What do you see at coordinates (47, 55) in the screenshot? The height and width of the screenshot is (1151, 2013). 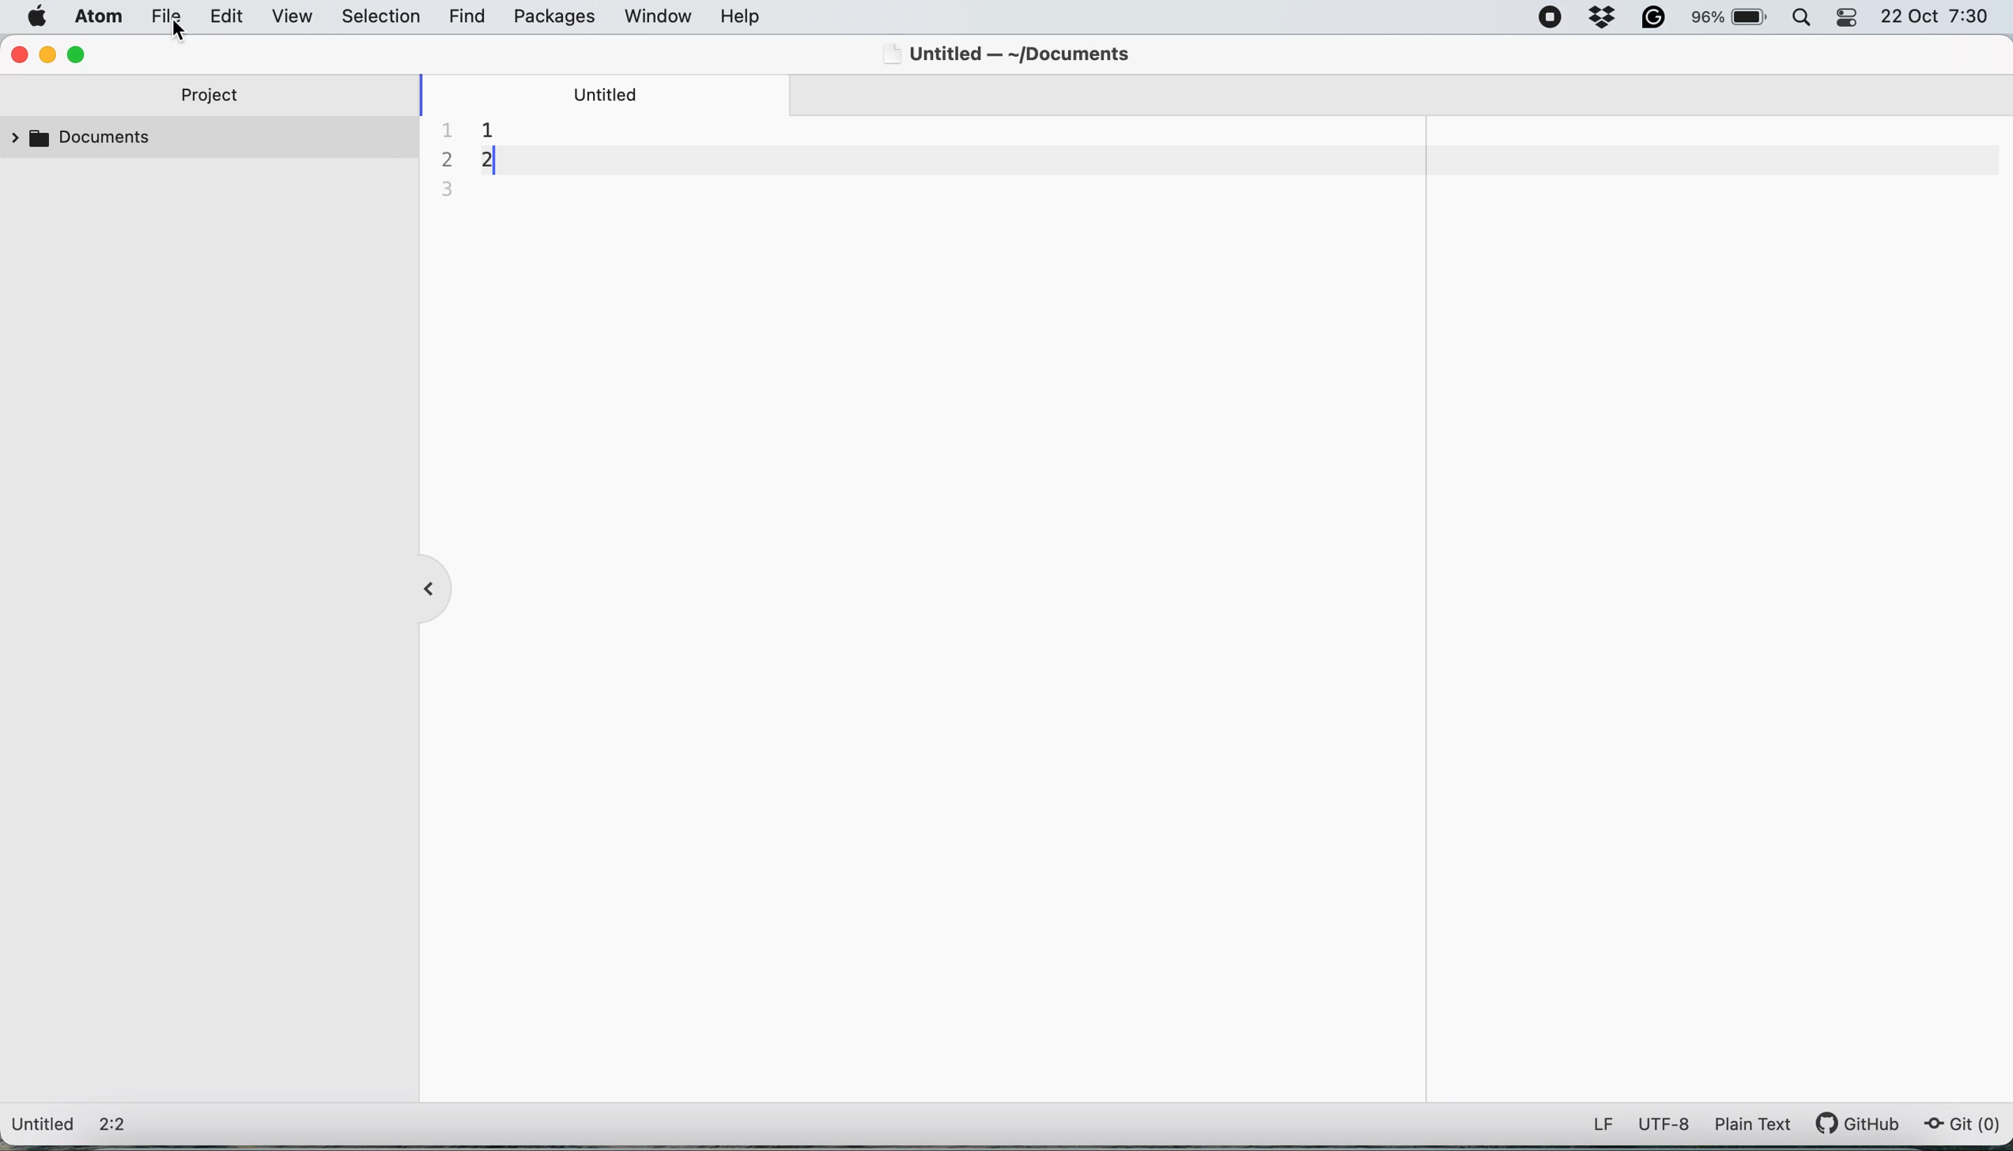 I see `minimise` at bounding box center [47, 55].